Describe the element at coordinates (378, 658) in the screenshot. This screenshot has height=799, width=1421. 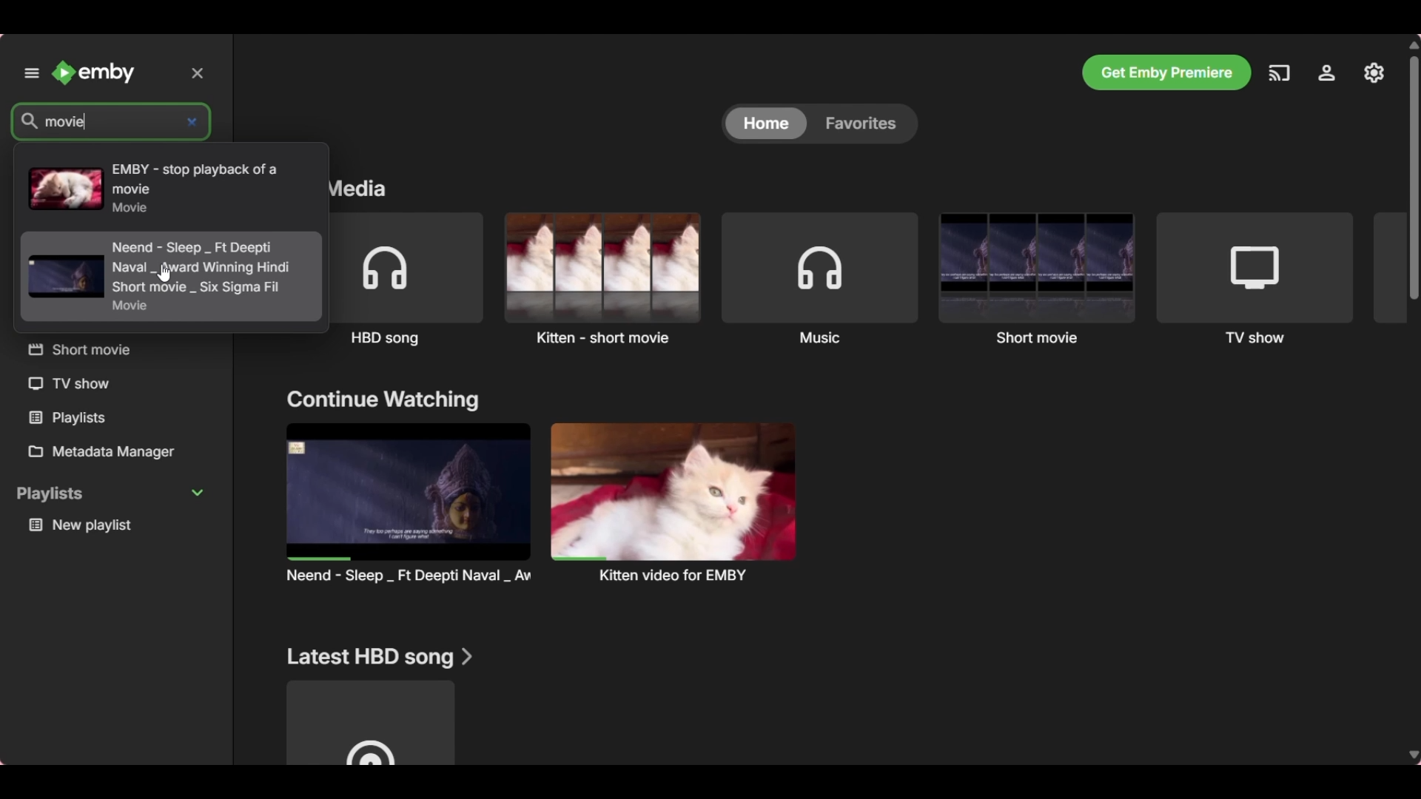
I see `Section title` at that location.